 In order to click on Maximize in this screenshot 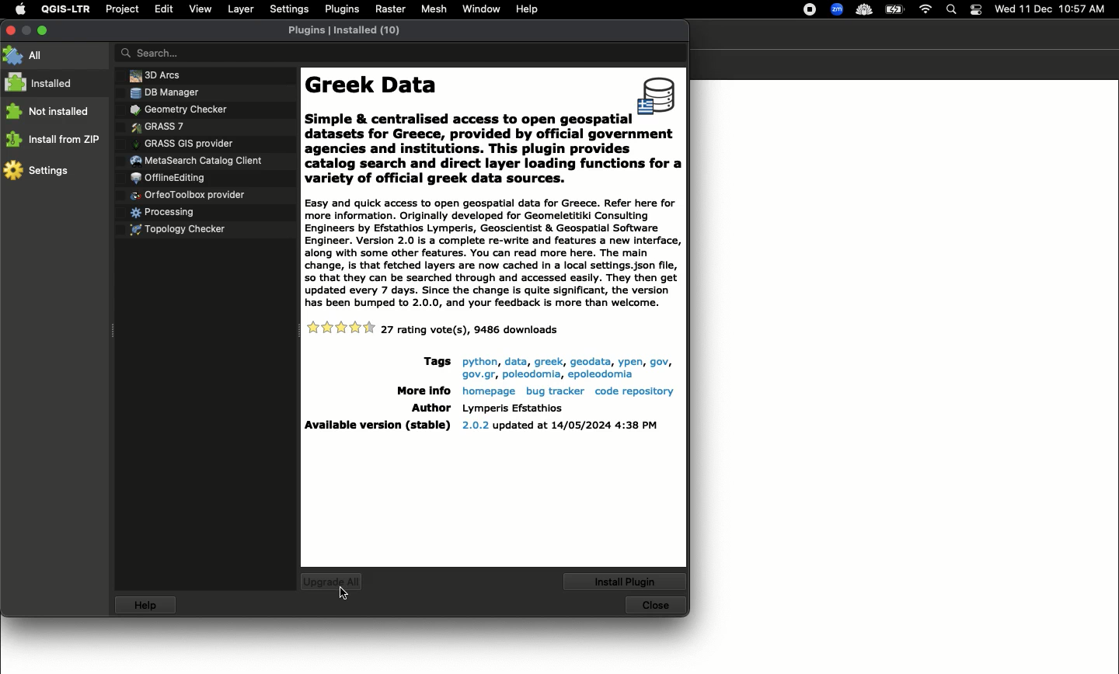, I will do `click(44, 28)`.